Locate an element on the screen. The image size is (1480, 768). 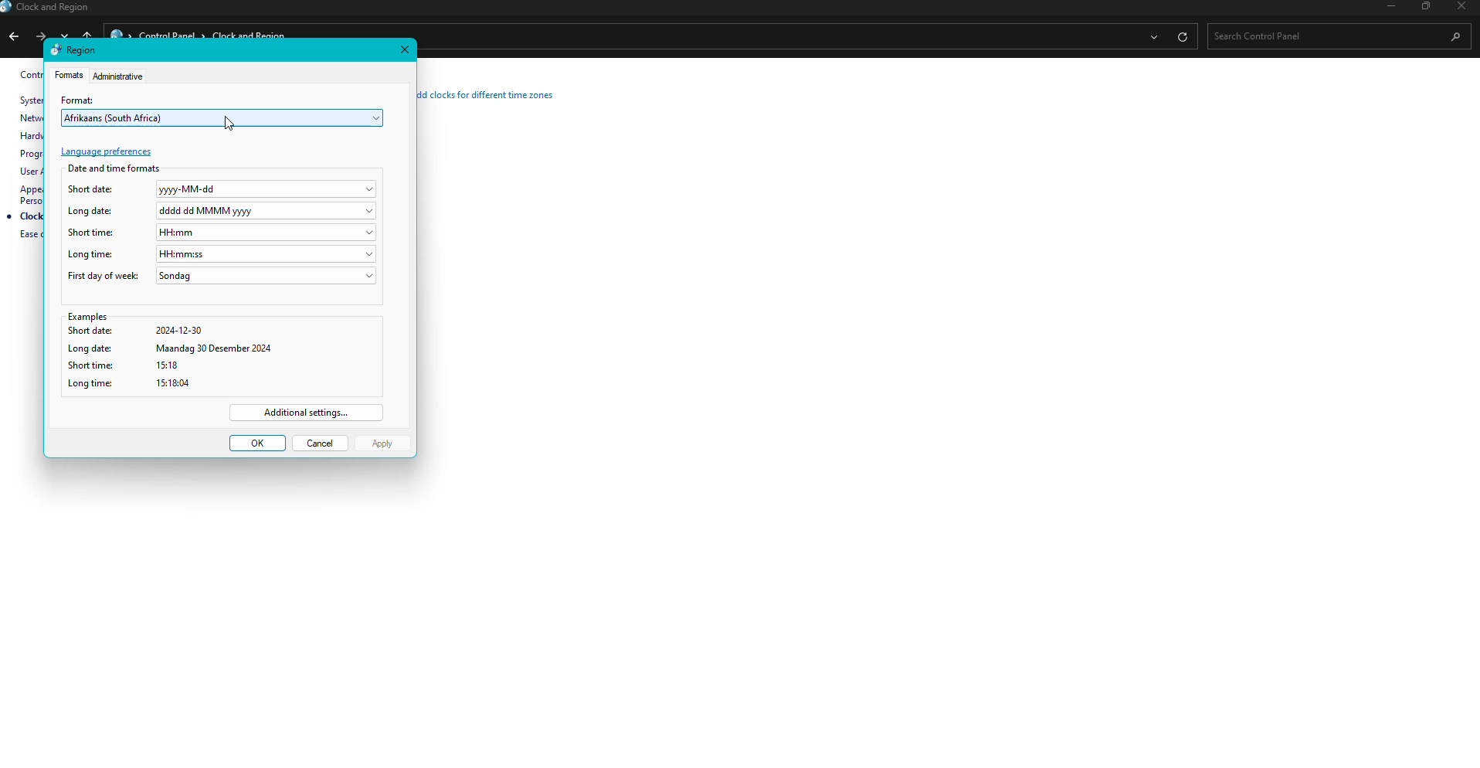
previous is located at coordinates (12, 39).